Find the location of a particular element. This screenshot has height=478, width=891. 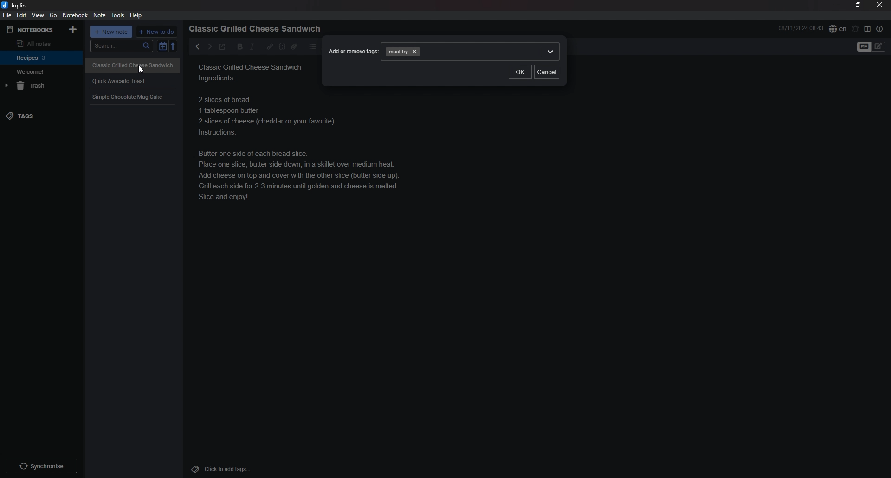

recipe is located at coordinates (130, 64).